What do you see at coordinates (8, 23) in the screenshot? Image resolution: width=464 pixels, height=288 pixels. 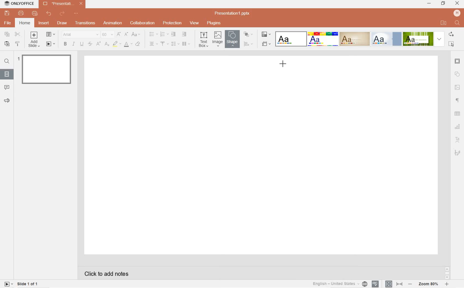 I see `file` at bounding box center [8, 23].